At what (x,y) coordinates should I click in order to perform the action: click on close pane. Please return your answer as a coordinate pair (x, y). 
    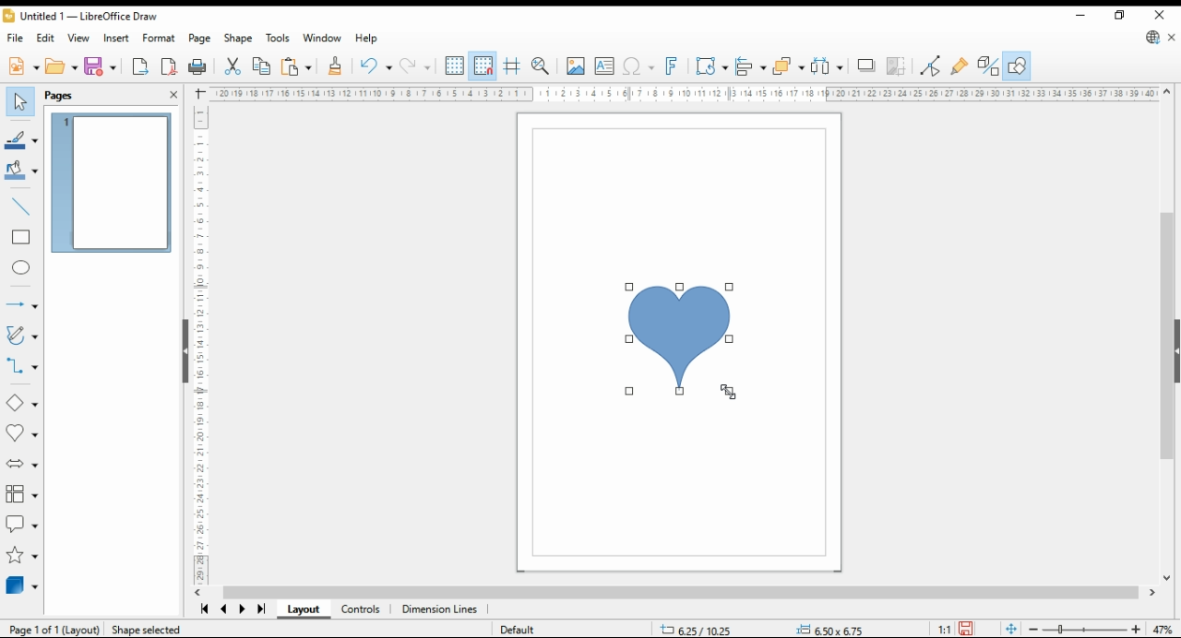
    Looking at the image, I should click on (174, 95).